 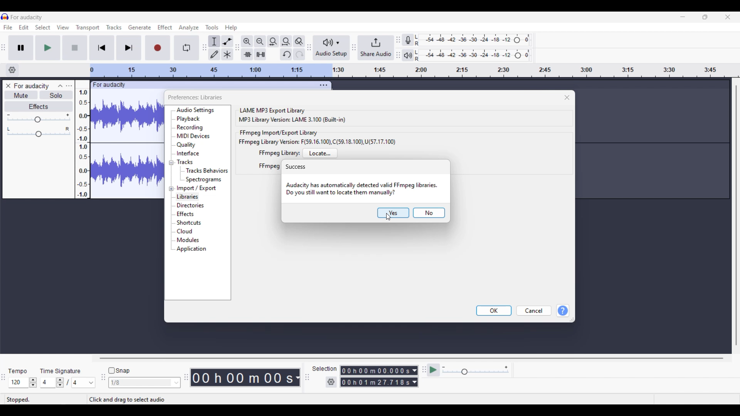 What do you see at coordinates (38, 118) in the screenshot?
I see `Volume slider` at bounding box center [38, 118].